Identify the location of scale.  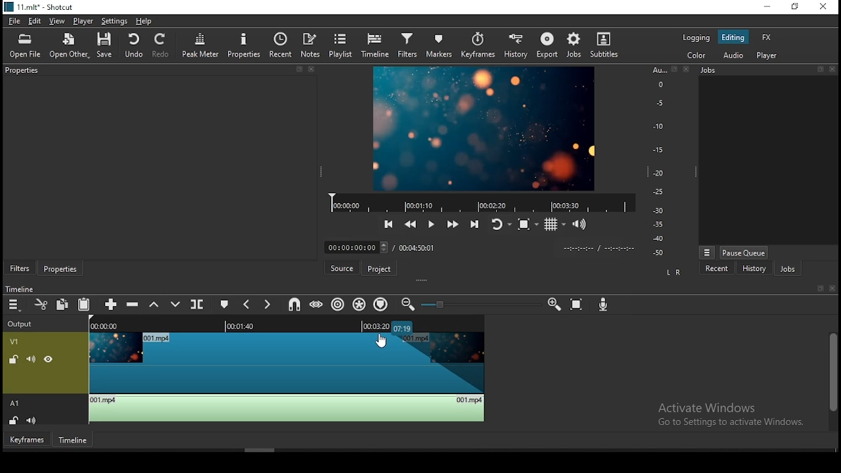
(659, 163).